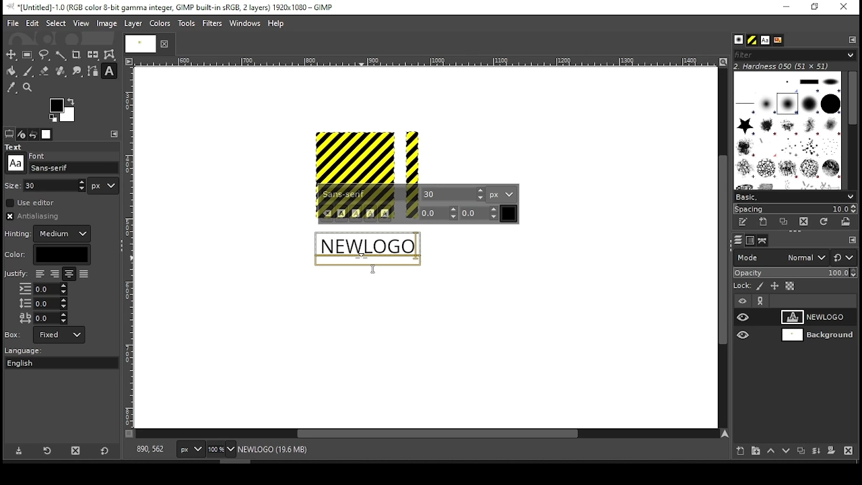  Describe the element at coordinates (805, 222) in the screenshot. I see `delete brush` at that location.